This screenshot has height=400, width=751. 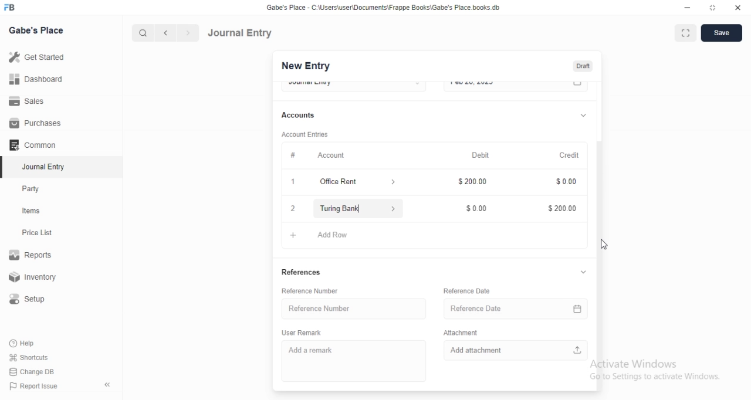 I want to click on $200.00, so click(x=471, y=182).